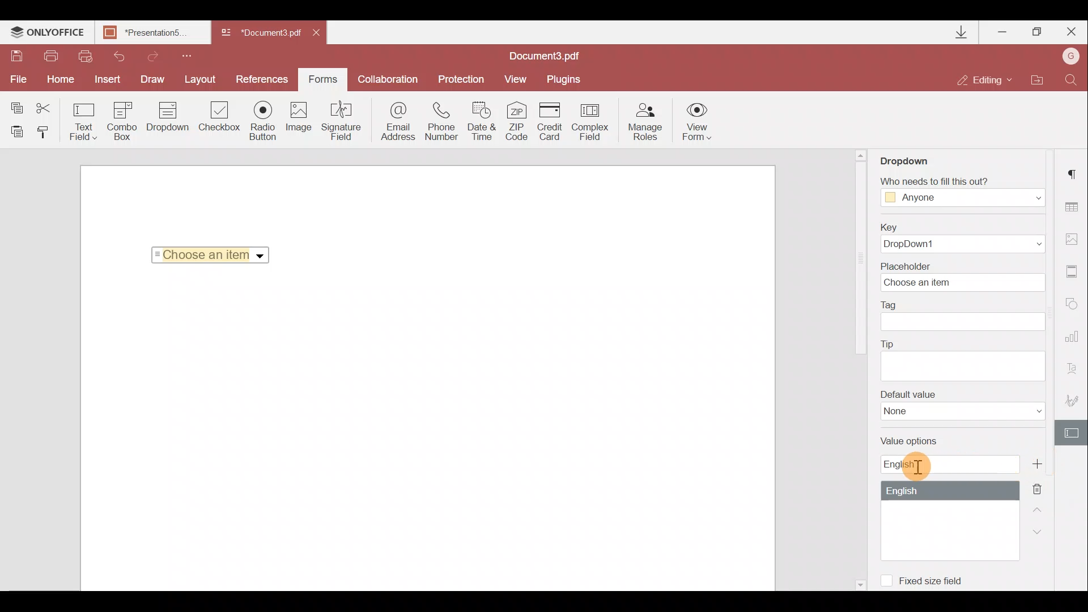  What do you see at coordinates (963, 316) in the screenshot?
I see `Tag` at bounding box center [963, 316].